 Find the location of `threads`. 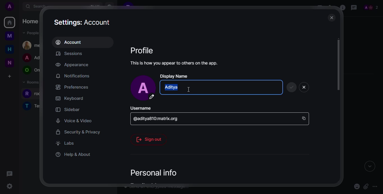

threads is located at coordinates (354, 8).